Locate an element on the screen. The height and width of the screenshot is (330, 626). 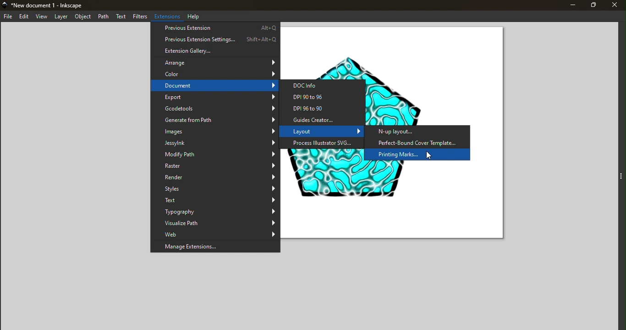
cursor is located at coordinates (427, 156).